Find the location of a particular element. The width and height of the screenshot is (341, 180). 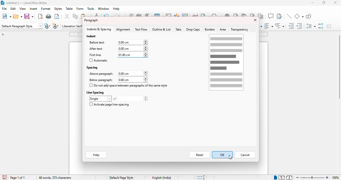

single-page view is located at coordinates (275, 177).